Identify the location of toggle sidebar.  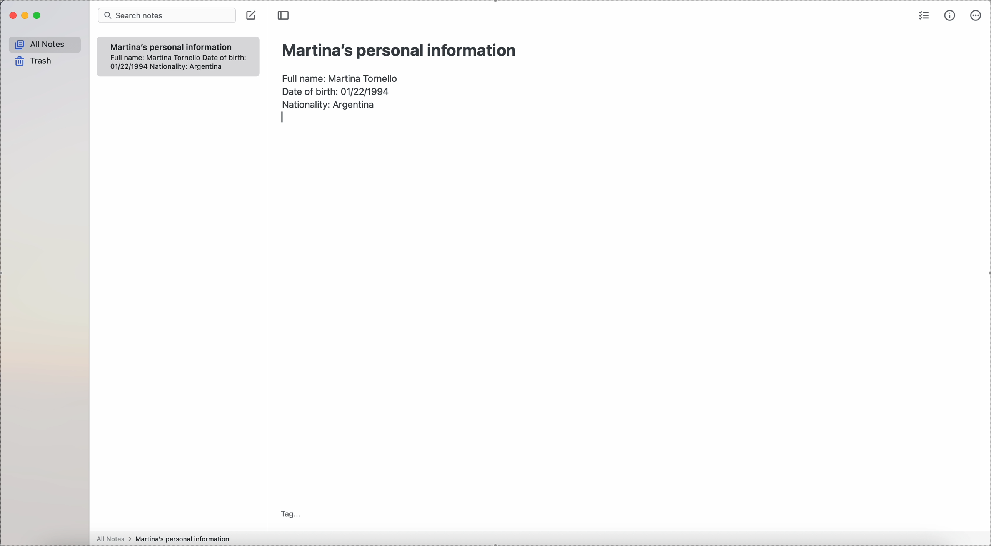
(282, 15).